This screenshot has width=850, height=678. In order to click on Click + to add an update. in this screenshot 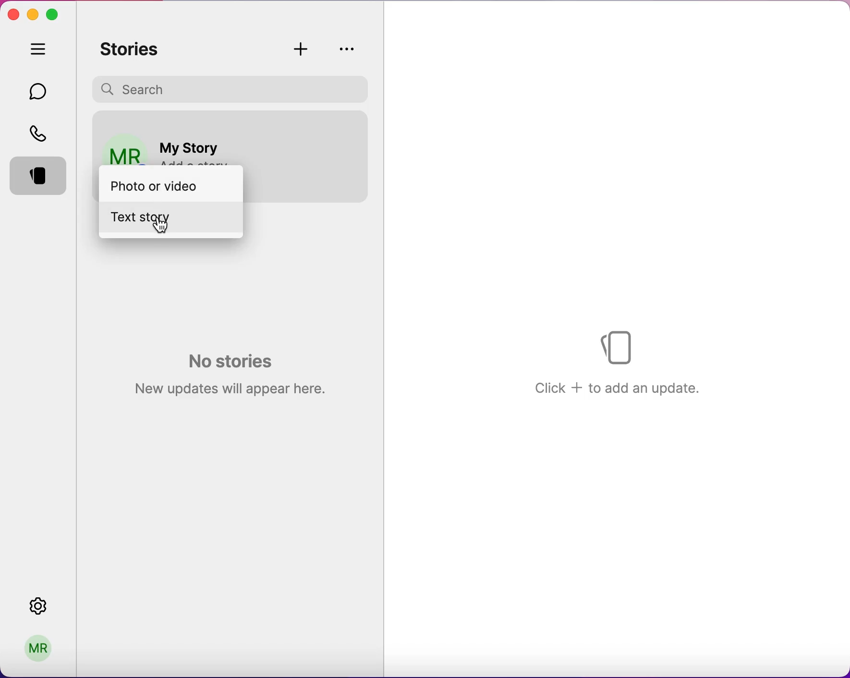, I will do `click(618, 387)`.